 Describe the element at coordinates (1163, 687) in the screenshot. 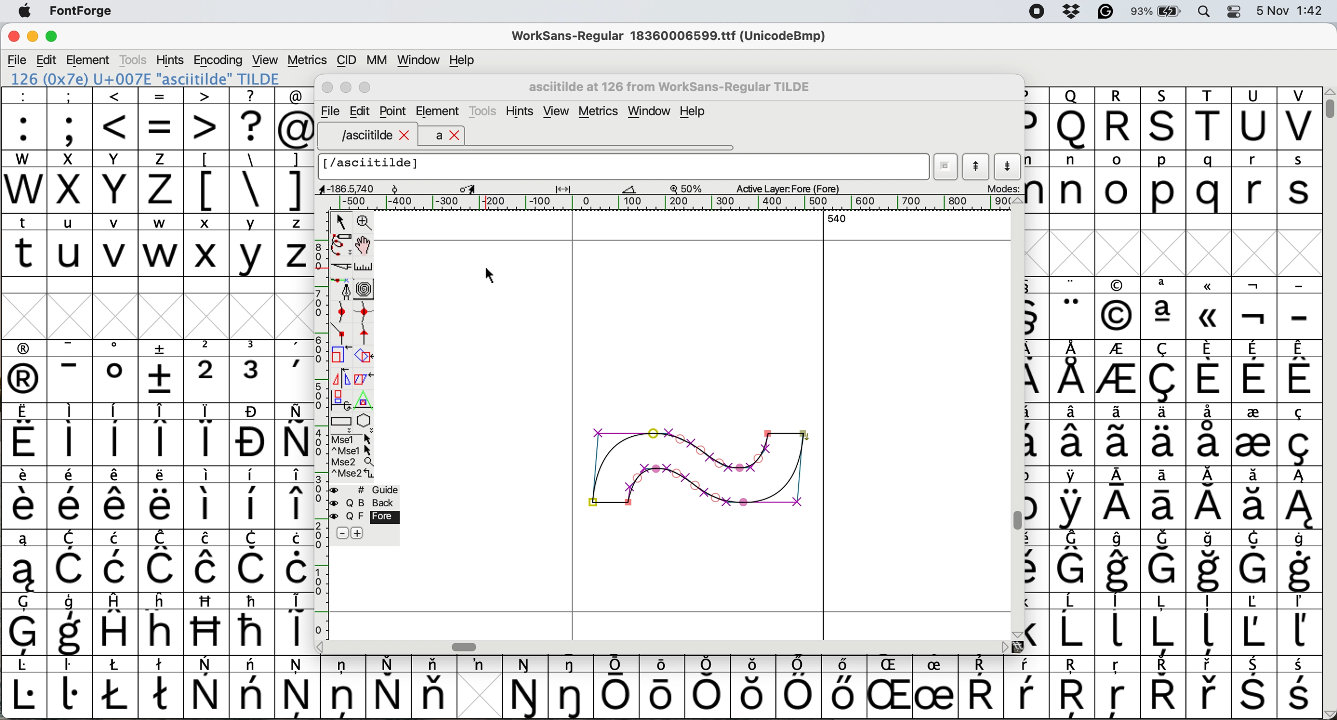

I see `symbol` at that location.